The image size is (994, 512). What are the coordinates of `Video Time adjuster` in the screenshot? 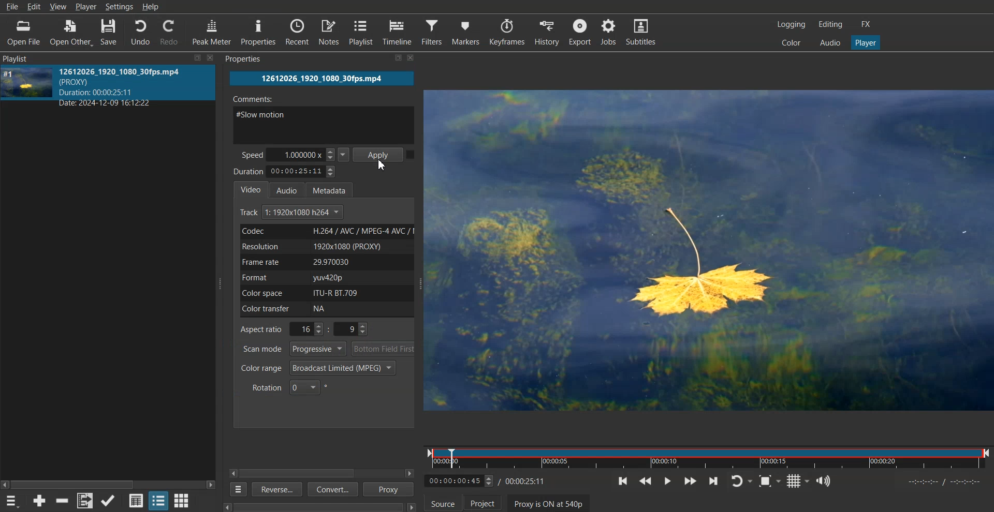 It's located at (459, 480).